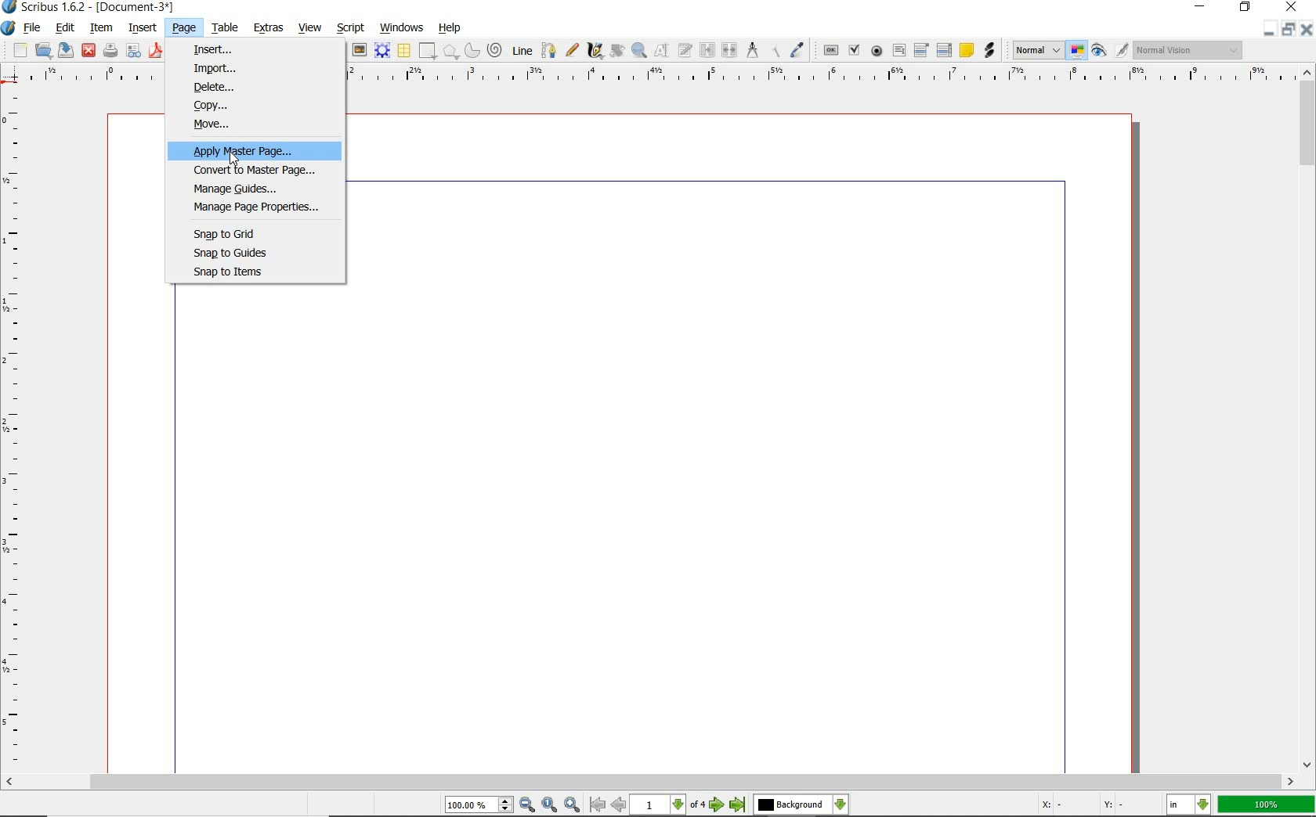  Describe the element at coordinates (63, 27) in the screenshot. I see `edit` at that location.